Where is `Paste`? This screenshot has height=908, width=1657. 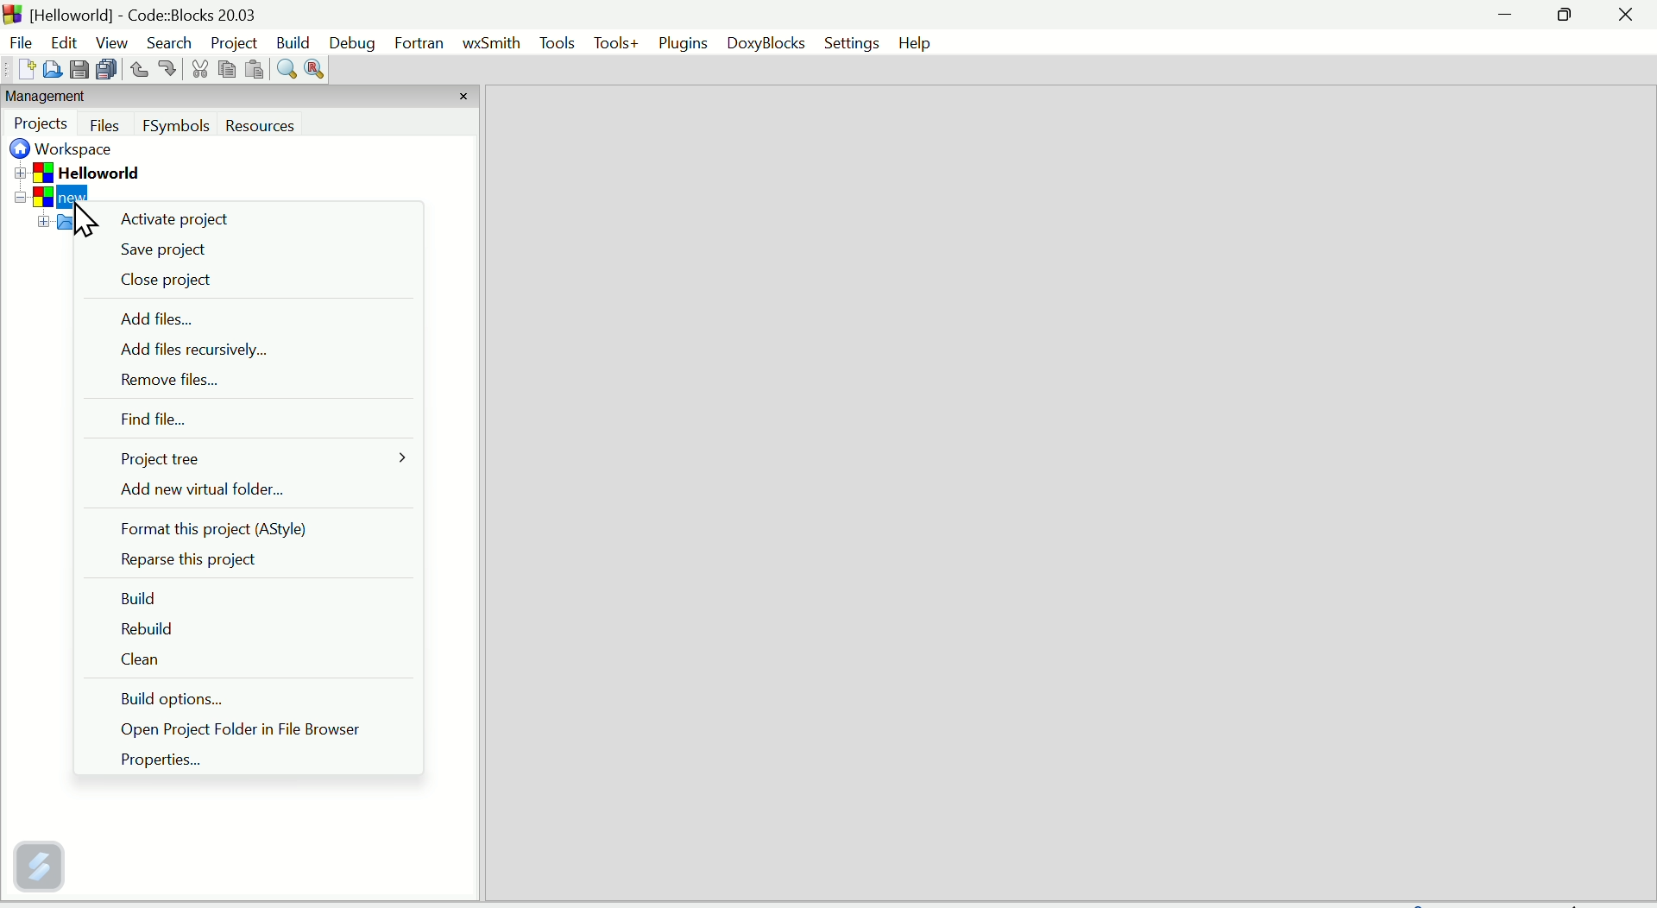 Paste is located at coordinates (253, 71).